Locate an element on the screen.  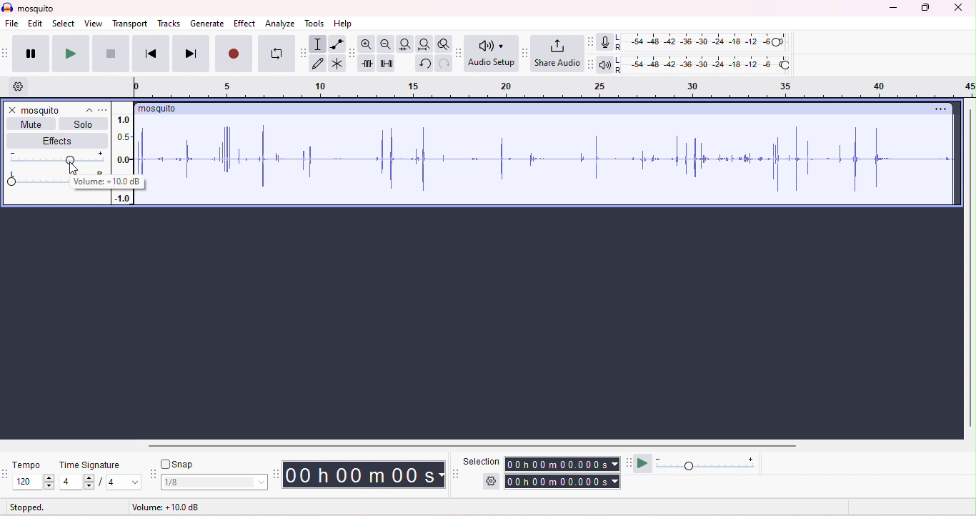
edit is located at coordinates (34, 23).